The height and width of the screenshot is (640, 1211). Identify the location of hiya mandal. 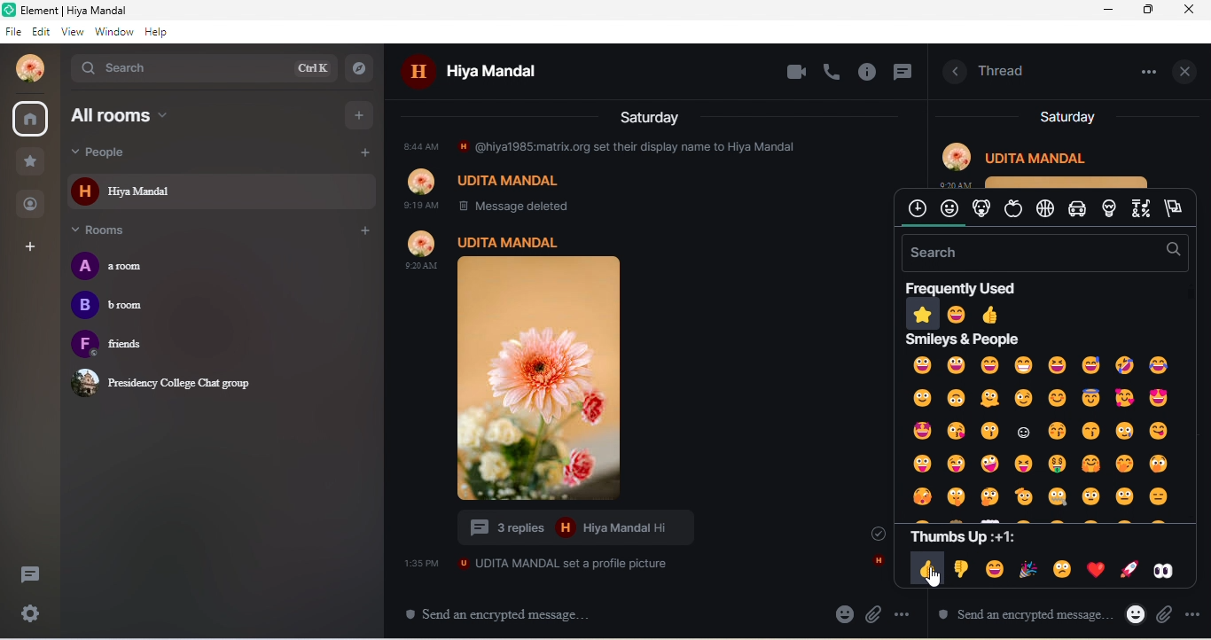
(488, 74).